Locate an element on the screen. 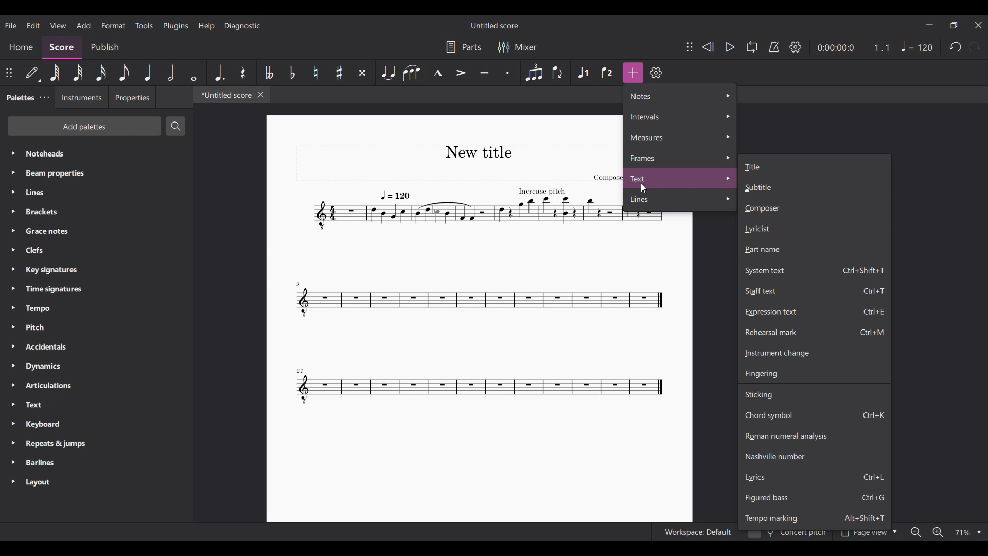 The height and width of the screenshot is (556, 988). Zoom options is located at coordinates (967, 532).